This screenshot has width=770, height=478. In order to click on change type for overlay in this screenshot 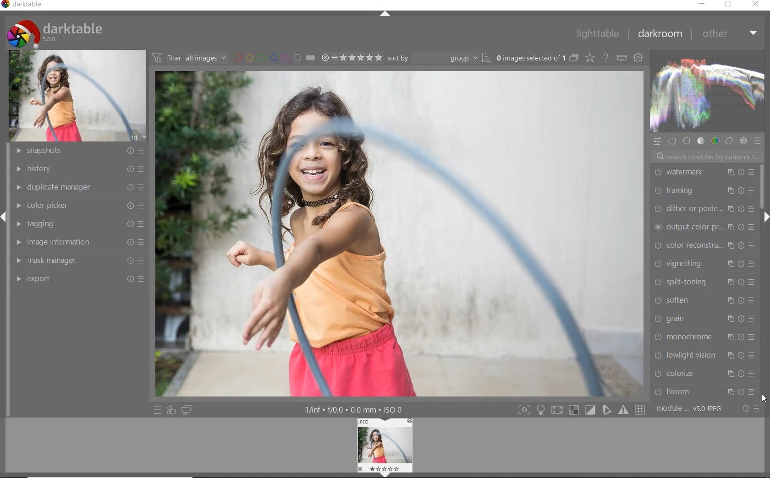, I will do `click(590, 58)`.